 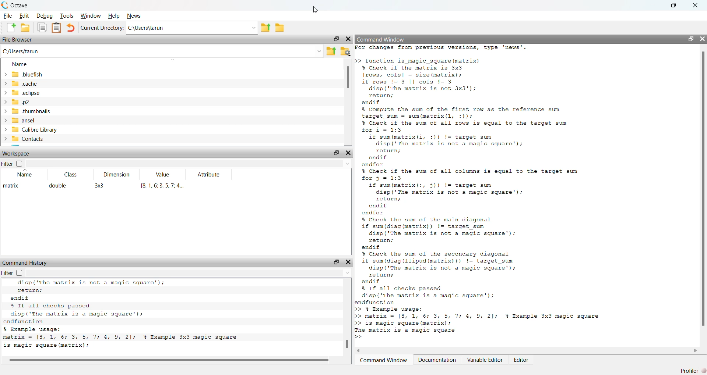 What do you see at coordinates (91, 16) in the screenshot?
I see `Window` at bounding box center [91, 16].